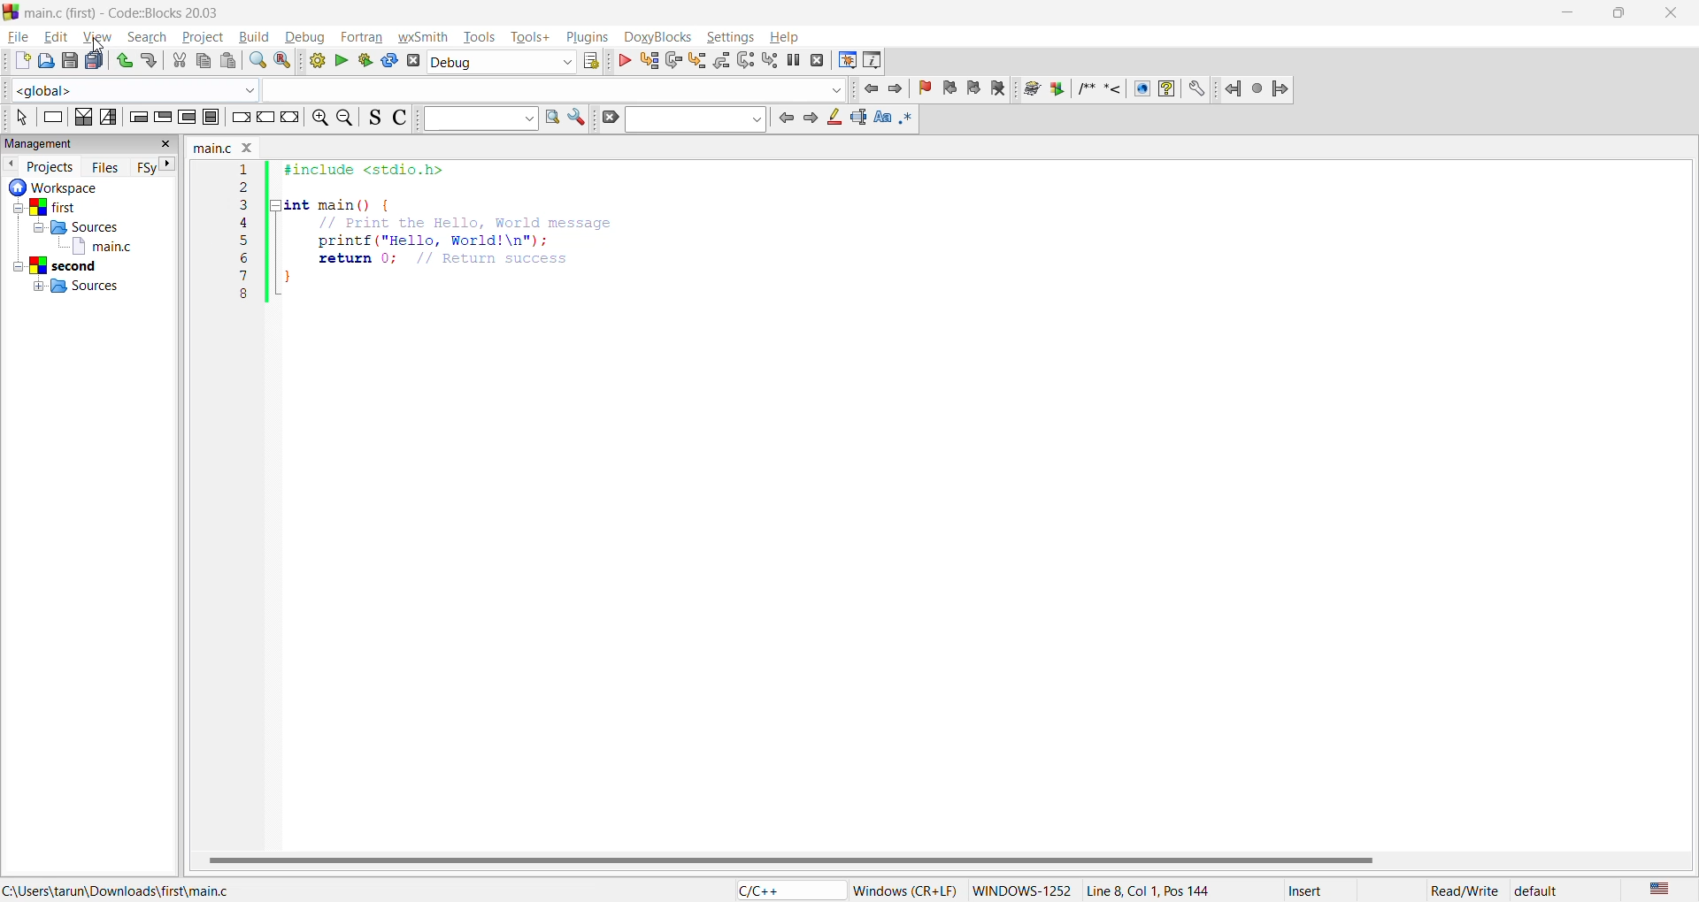 The width and height of the screenshot is (1699, 902). I want to click on Sources, so click(76, 285).